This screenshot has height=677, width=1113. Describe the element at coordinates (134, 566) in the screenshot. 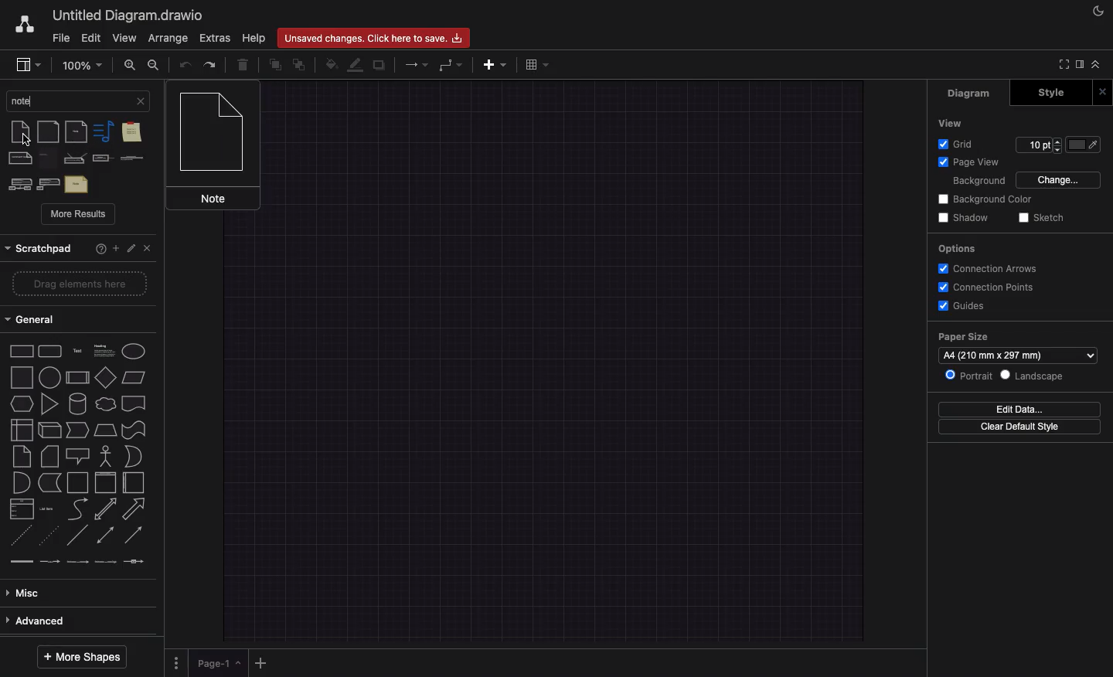

I see `connector with symbol` at that location.